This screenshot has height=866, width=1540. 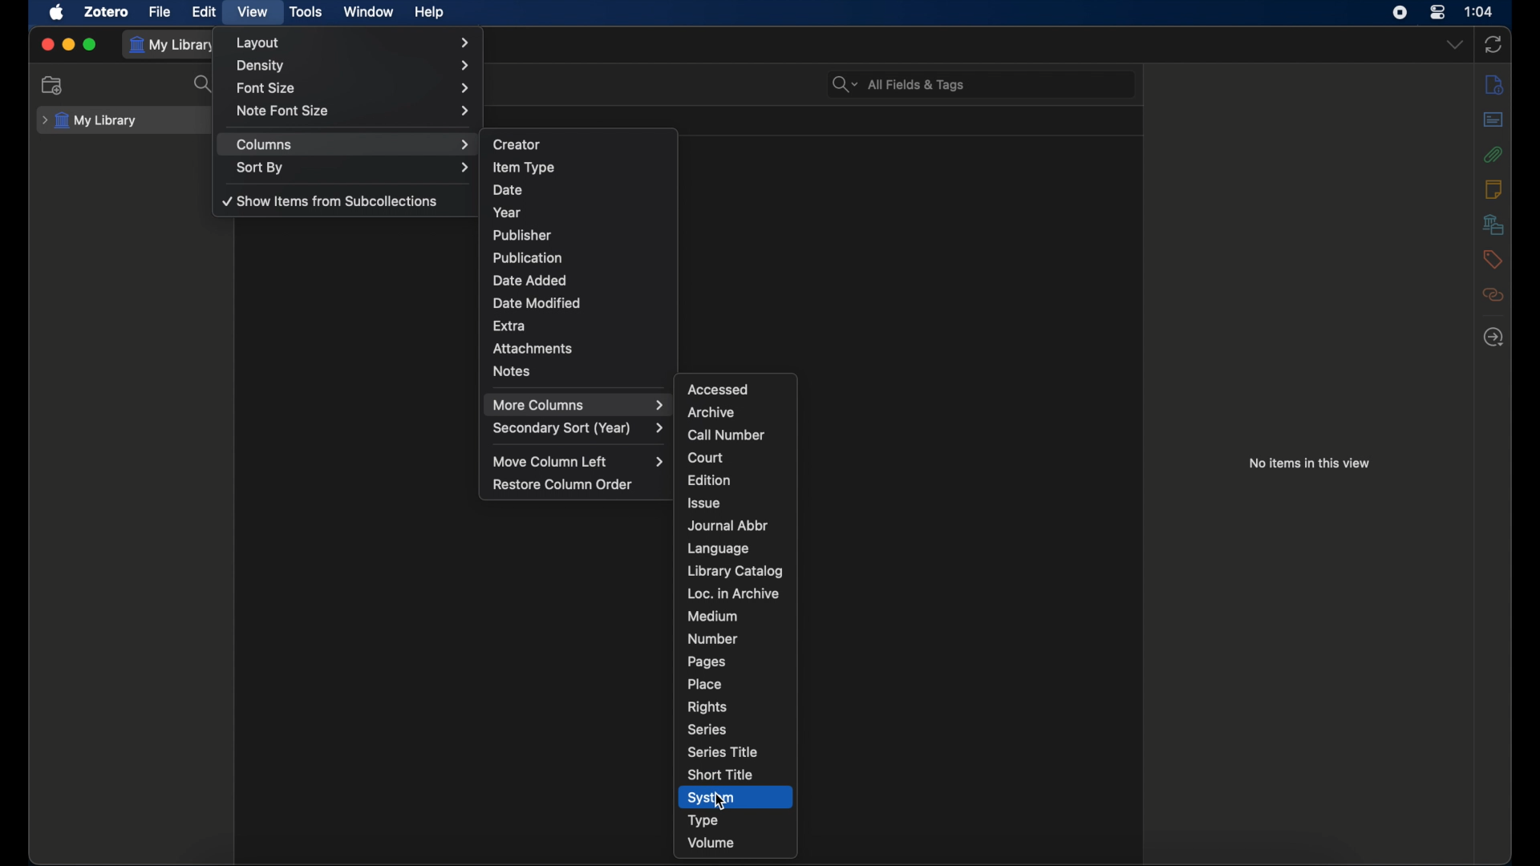 What do you see at coordinates (727, 526) in the screenshot?
I see `journal abbr` at bounding box center [727, 526].